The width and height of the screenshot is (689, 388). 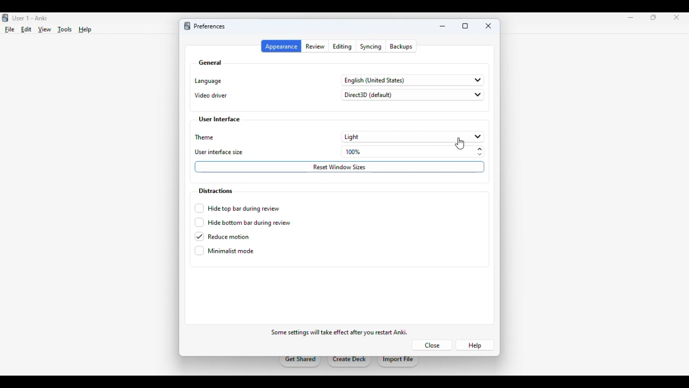 I want to click on view, so click(x=44, y=30).